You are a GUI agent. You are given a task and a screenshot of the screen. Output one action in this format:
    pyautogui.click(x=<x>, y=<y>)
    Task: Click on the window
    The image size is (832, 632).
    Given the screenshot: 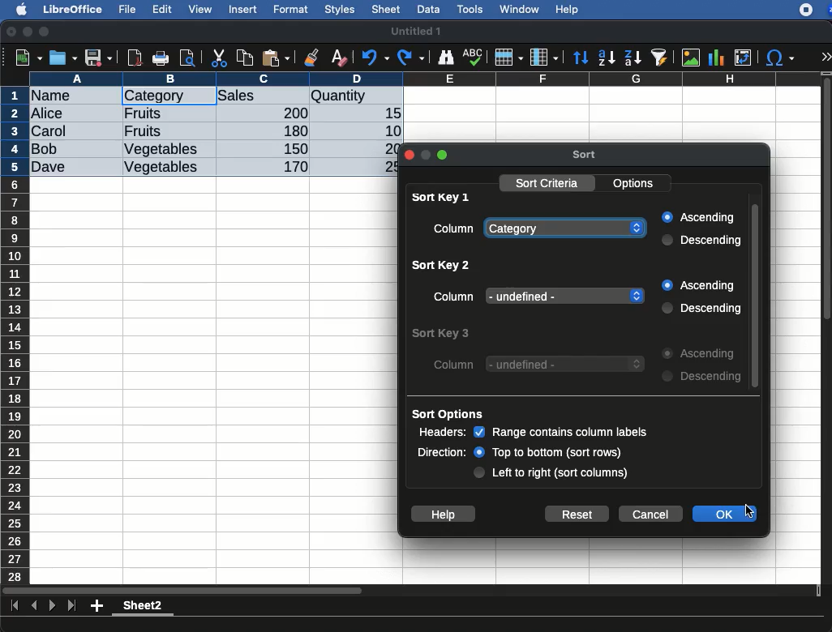 What is the action you would take?
    pyautogui.click(x=517, y=9)
    